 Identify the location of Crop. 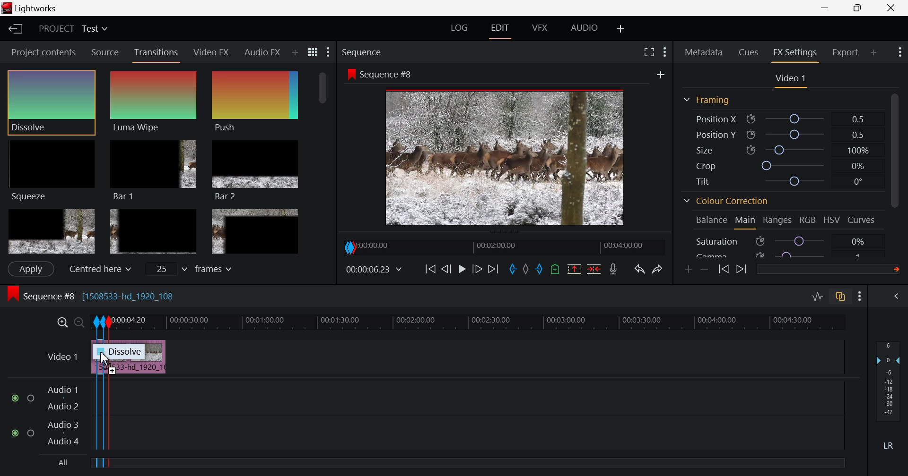
(781, 165).